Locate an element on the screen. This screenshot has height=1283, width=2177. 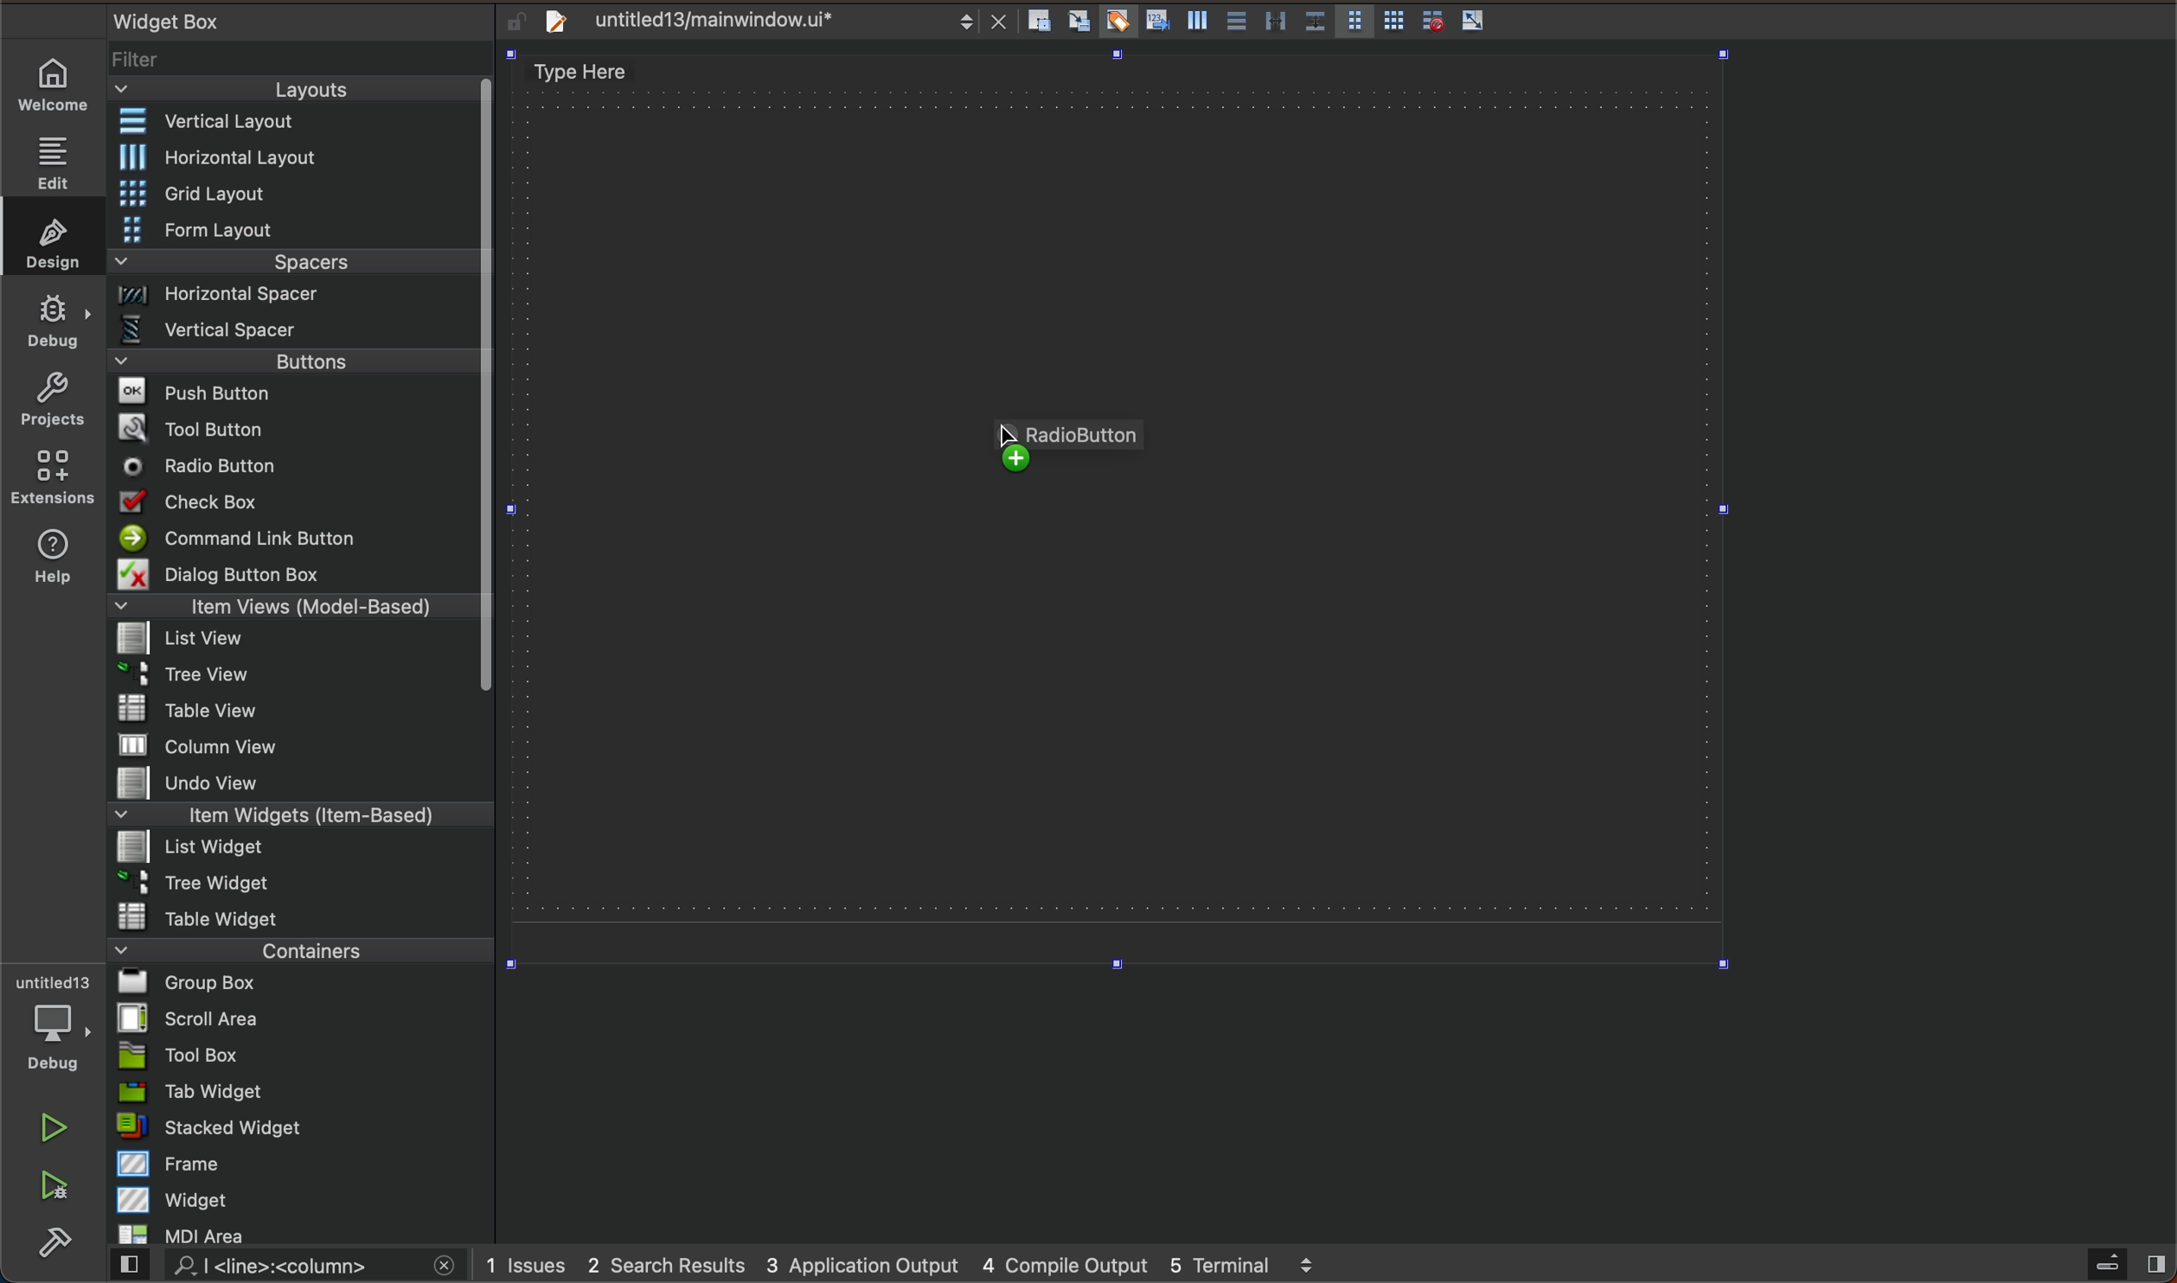
layouts is located at coordinates (294, 95).